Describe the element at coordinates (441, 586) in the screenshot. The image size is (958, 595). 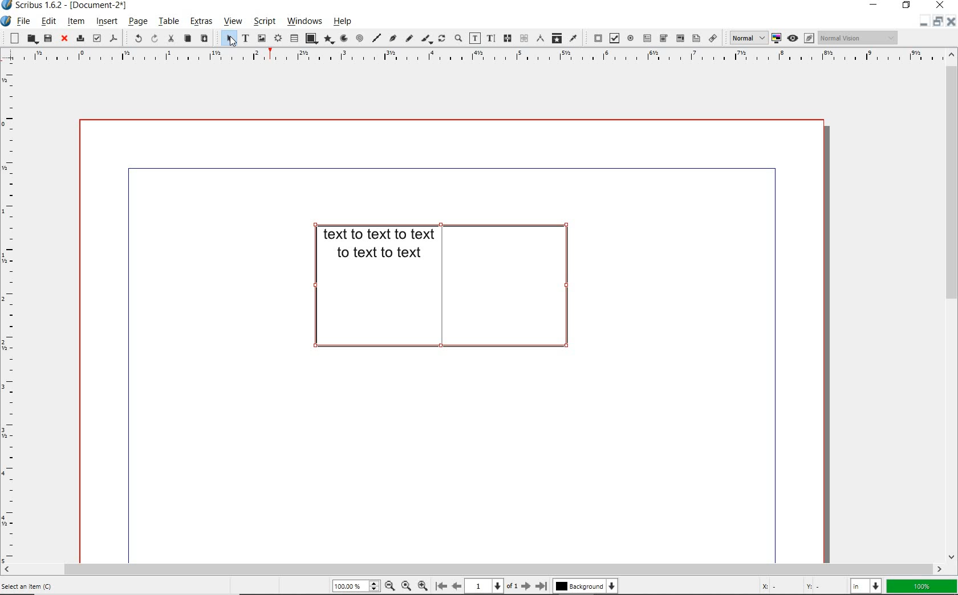
I see `go to first page` at that location.